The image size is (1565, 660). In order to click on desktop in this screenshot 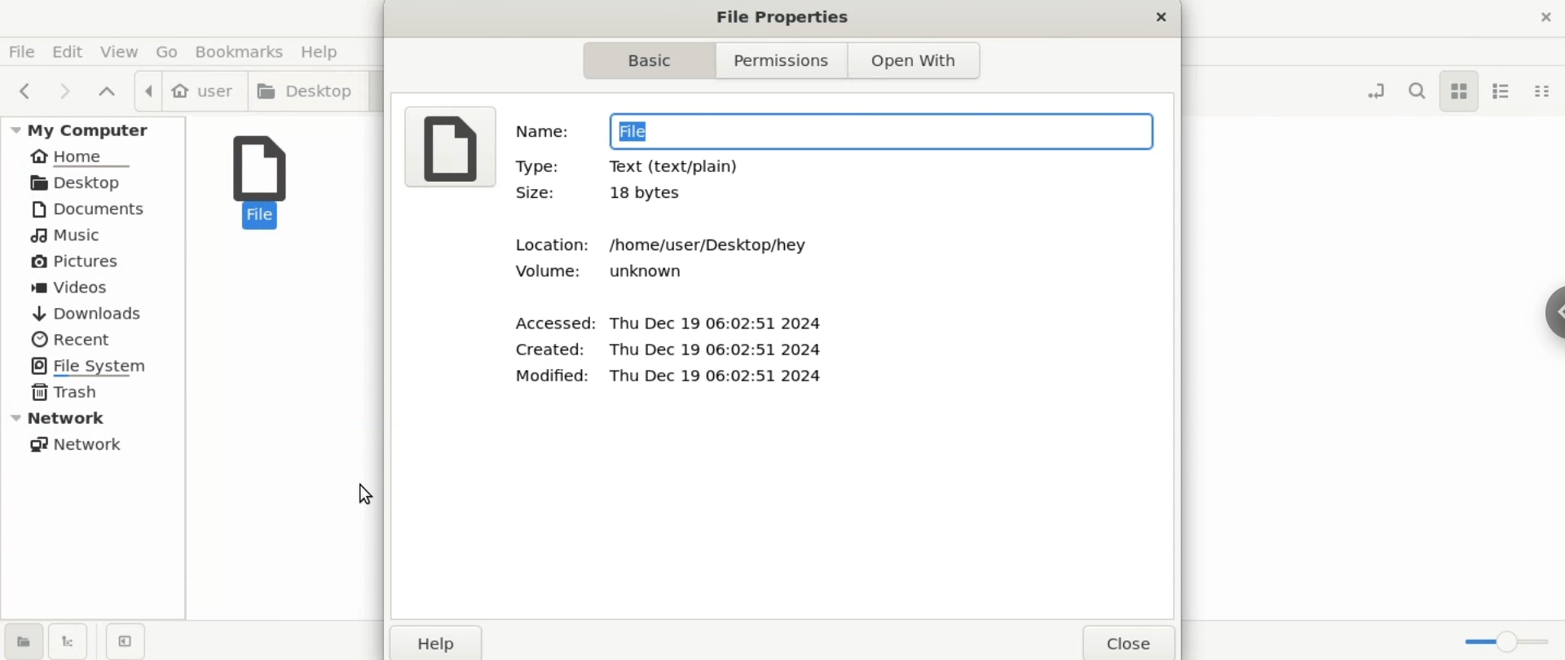, I will do `click(309, 92)`.